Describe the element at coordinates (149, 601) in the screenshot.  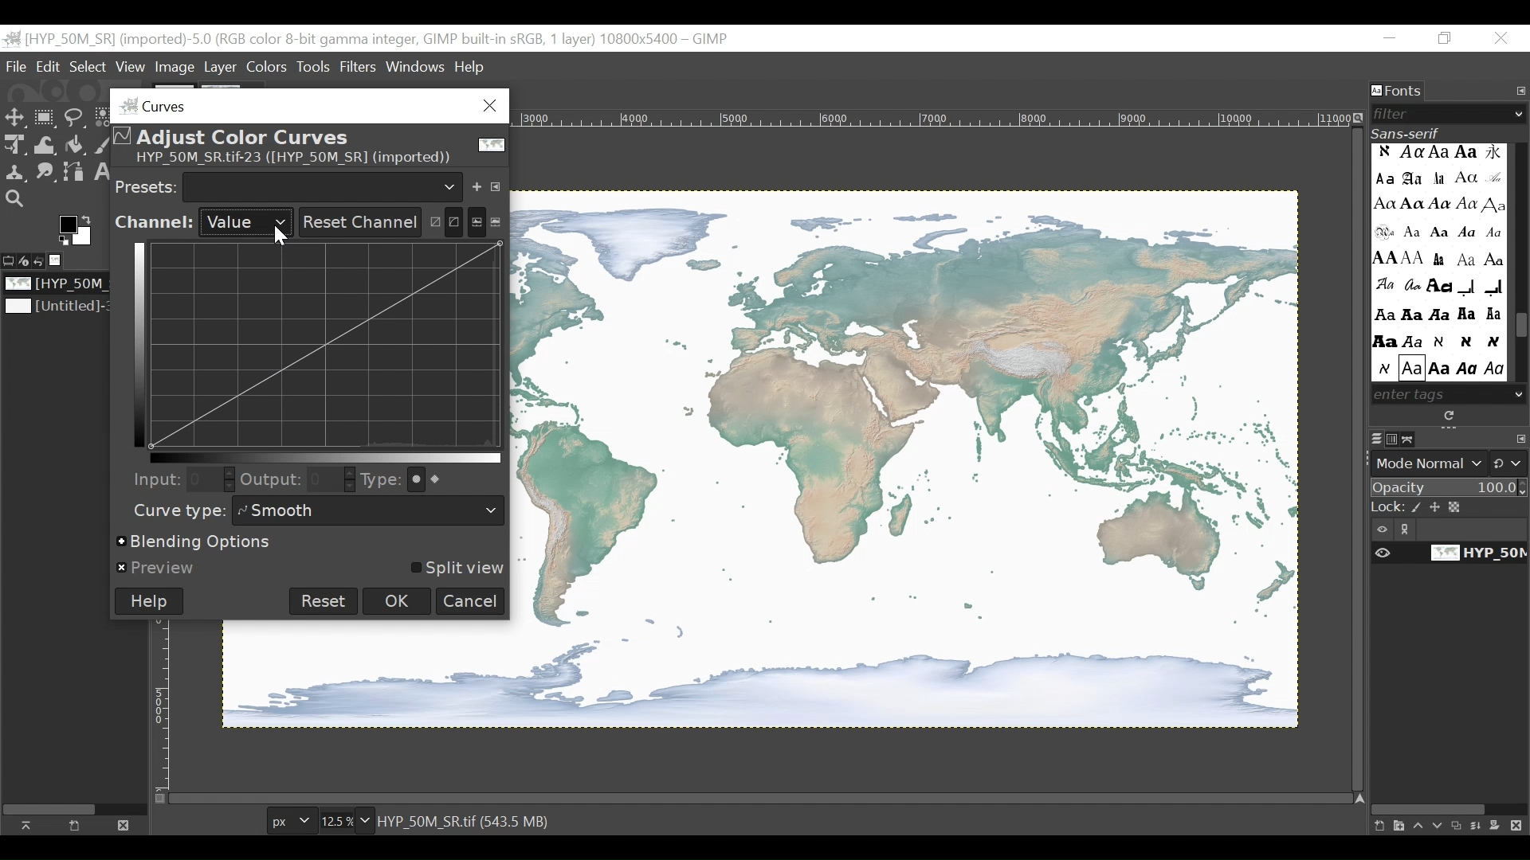
I see `Help` at that location.